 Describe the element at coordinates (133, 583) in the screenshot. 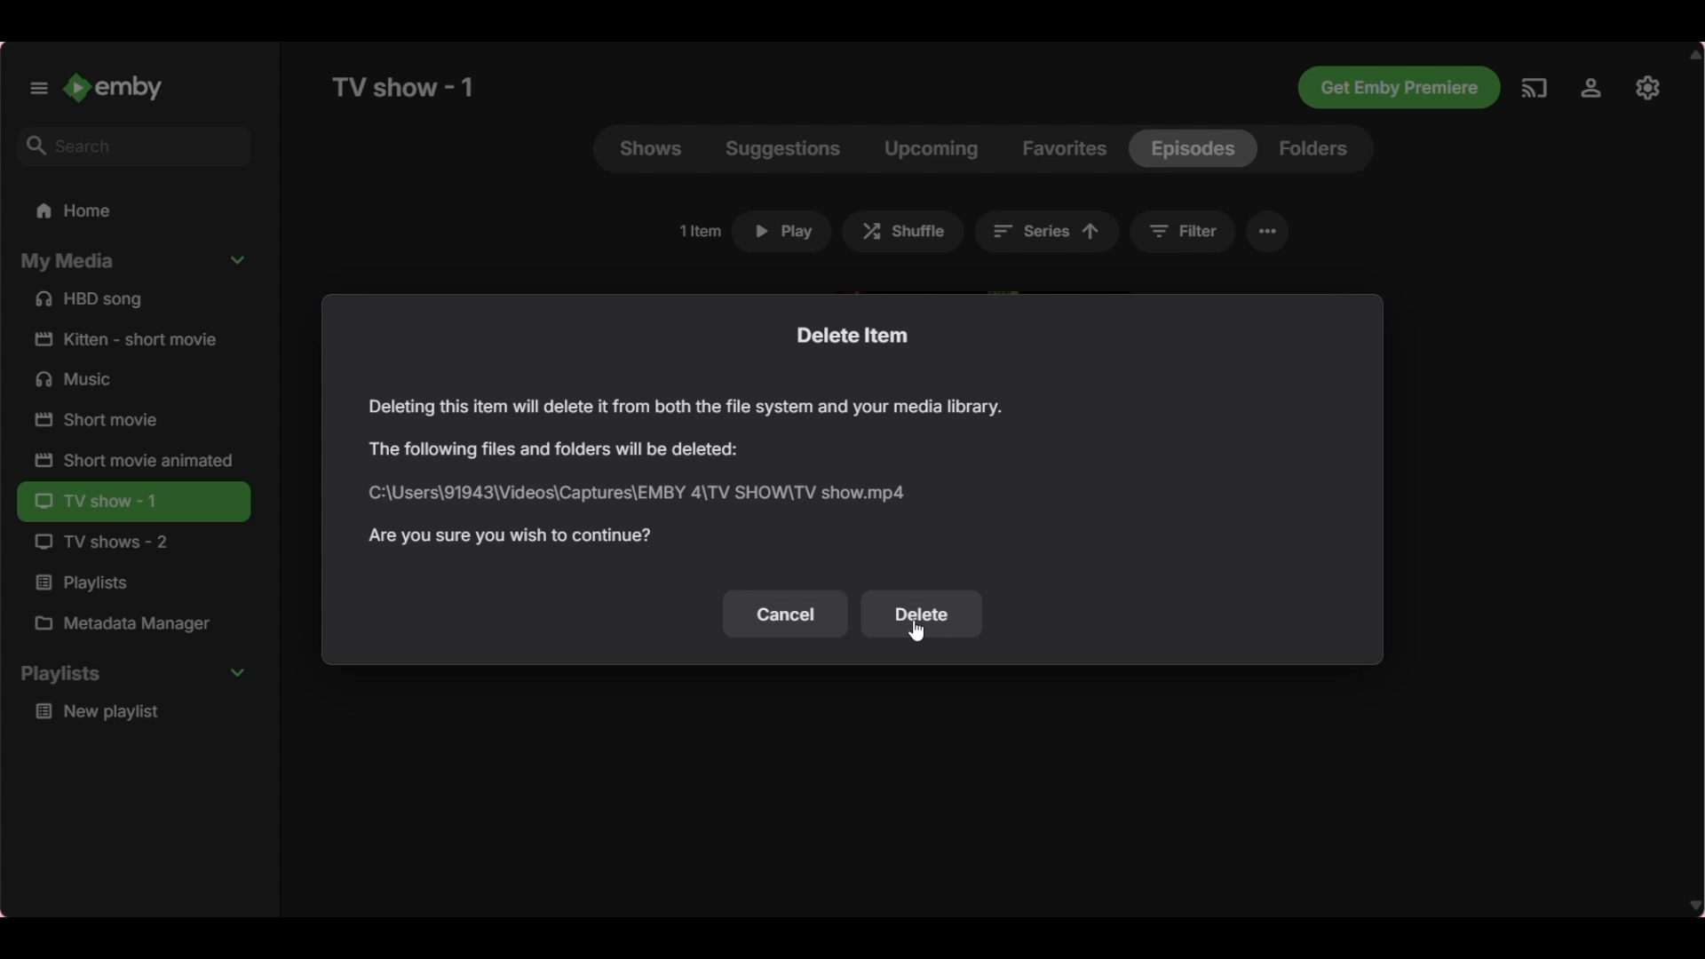

I see `Playlists` at that location.